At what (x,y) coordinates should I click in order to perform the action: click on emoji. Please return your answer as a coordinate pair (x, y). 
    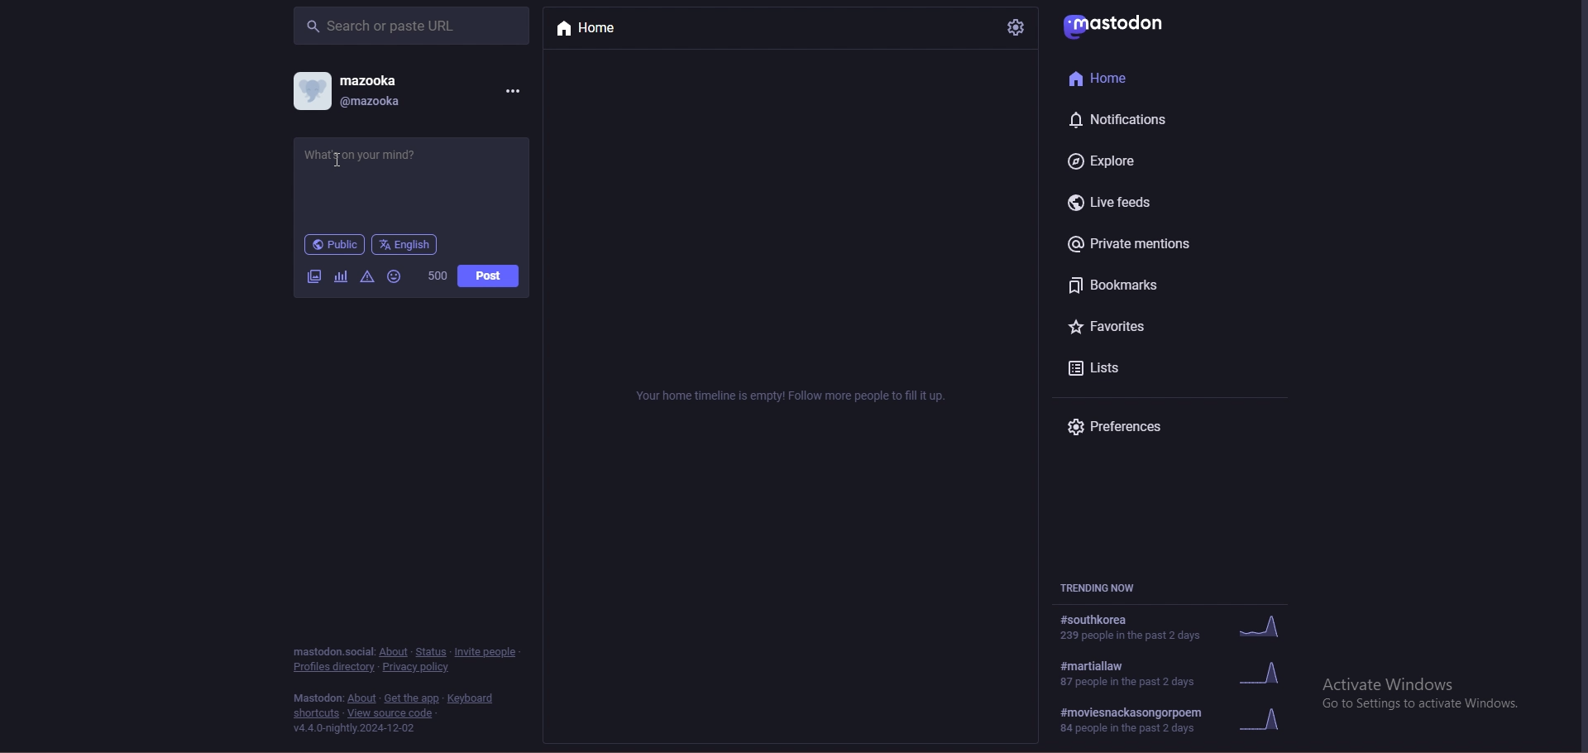
    Looking at the image, I should click on (394, 276).